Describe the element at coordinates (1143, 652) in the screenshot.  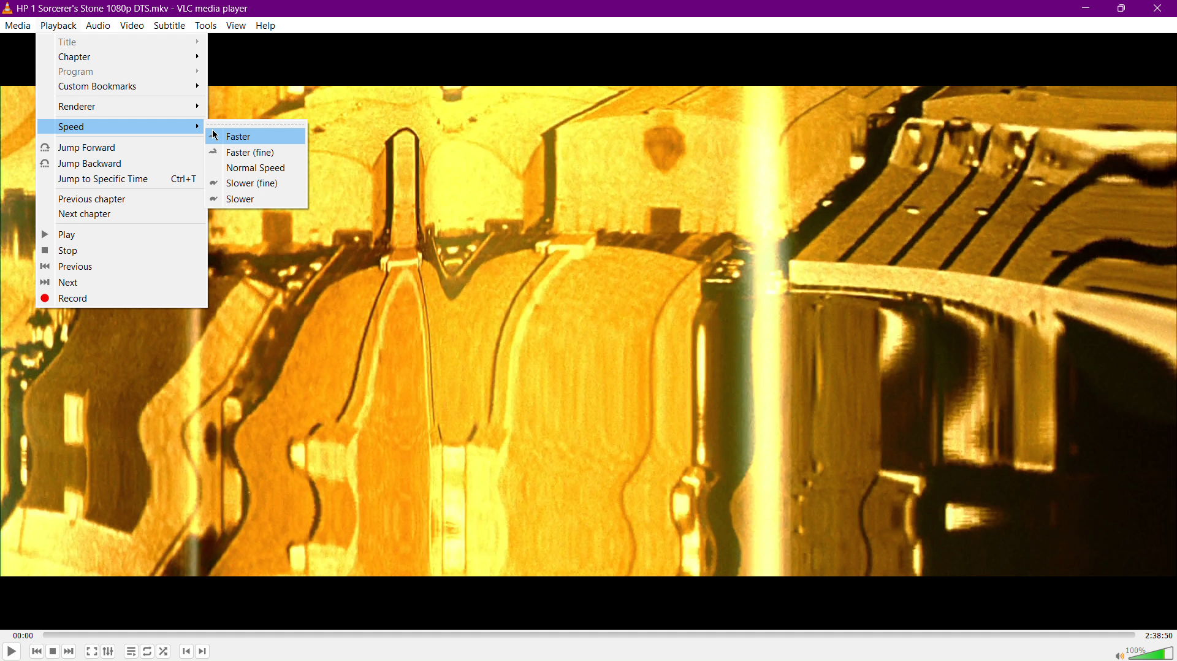
I see `Volume 100%` at that location.